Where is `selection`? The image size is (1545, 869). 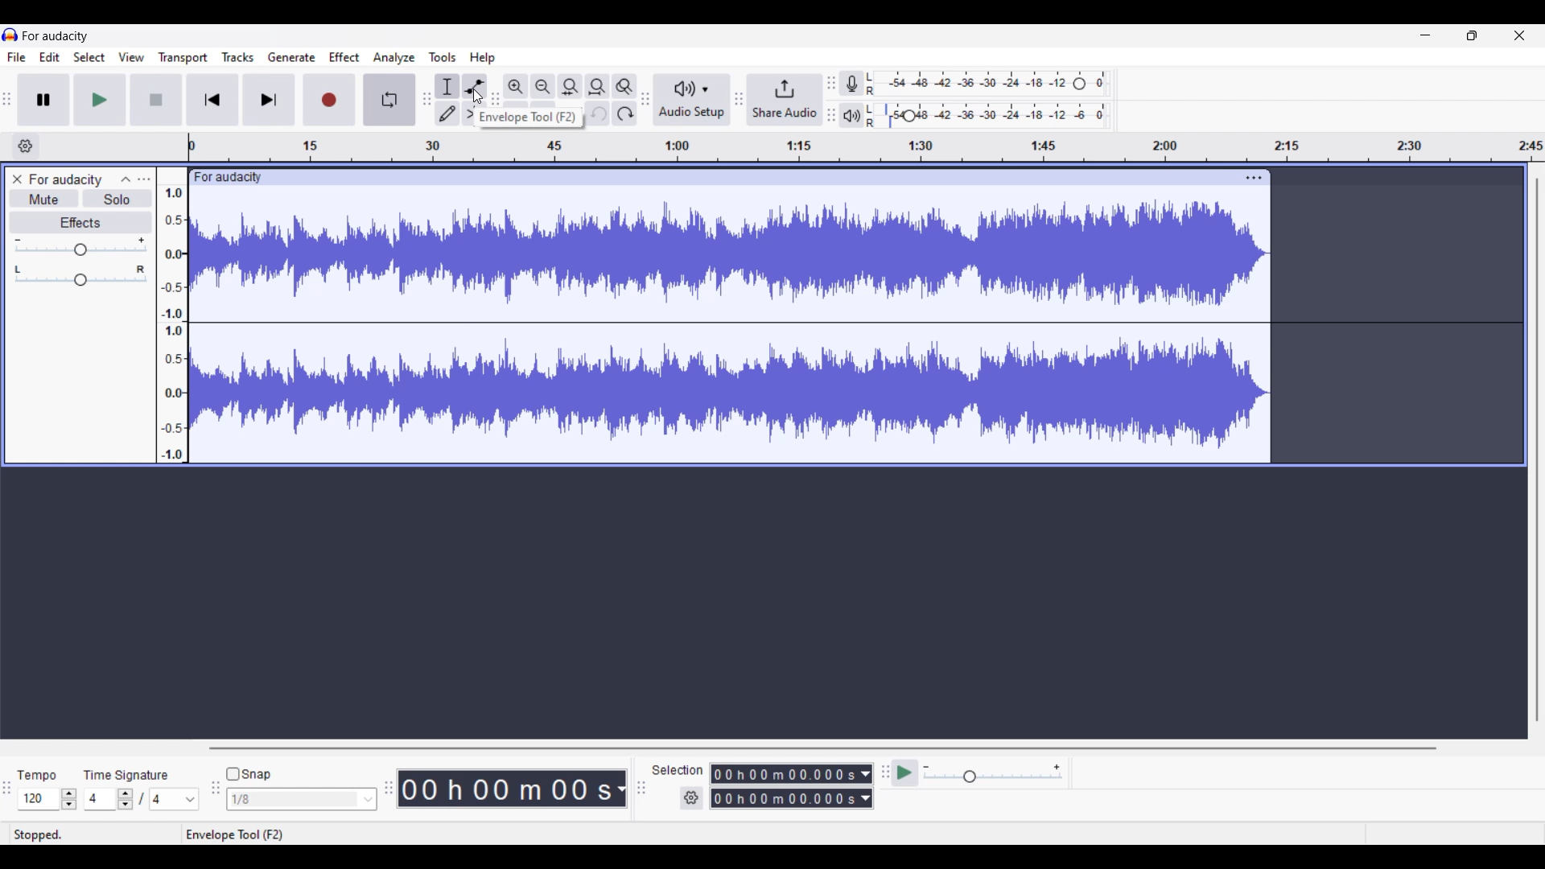
selection is located at coordinates (677, 769).